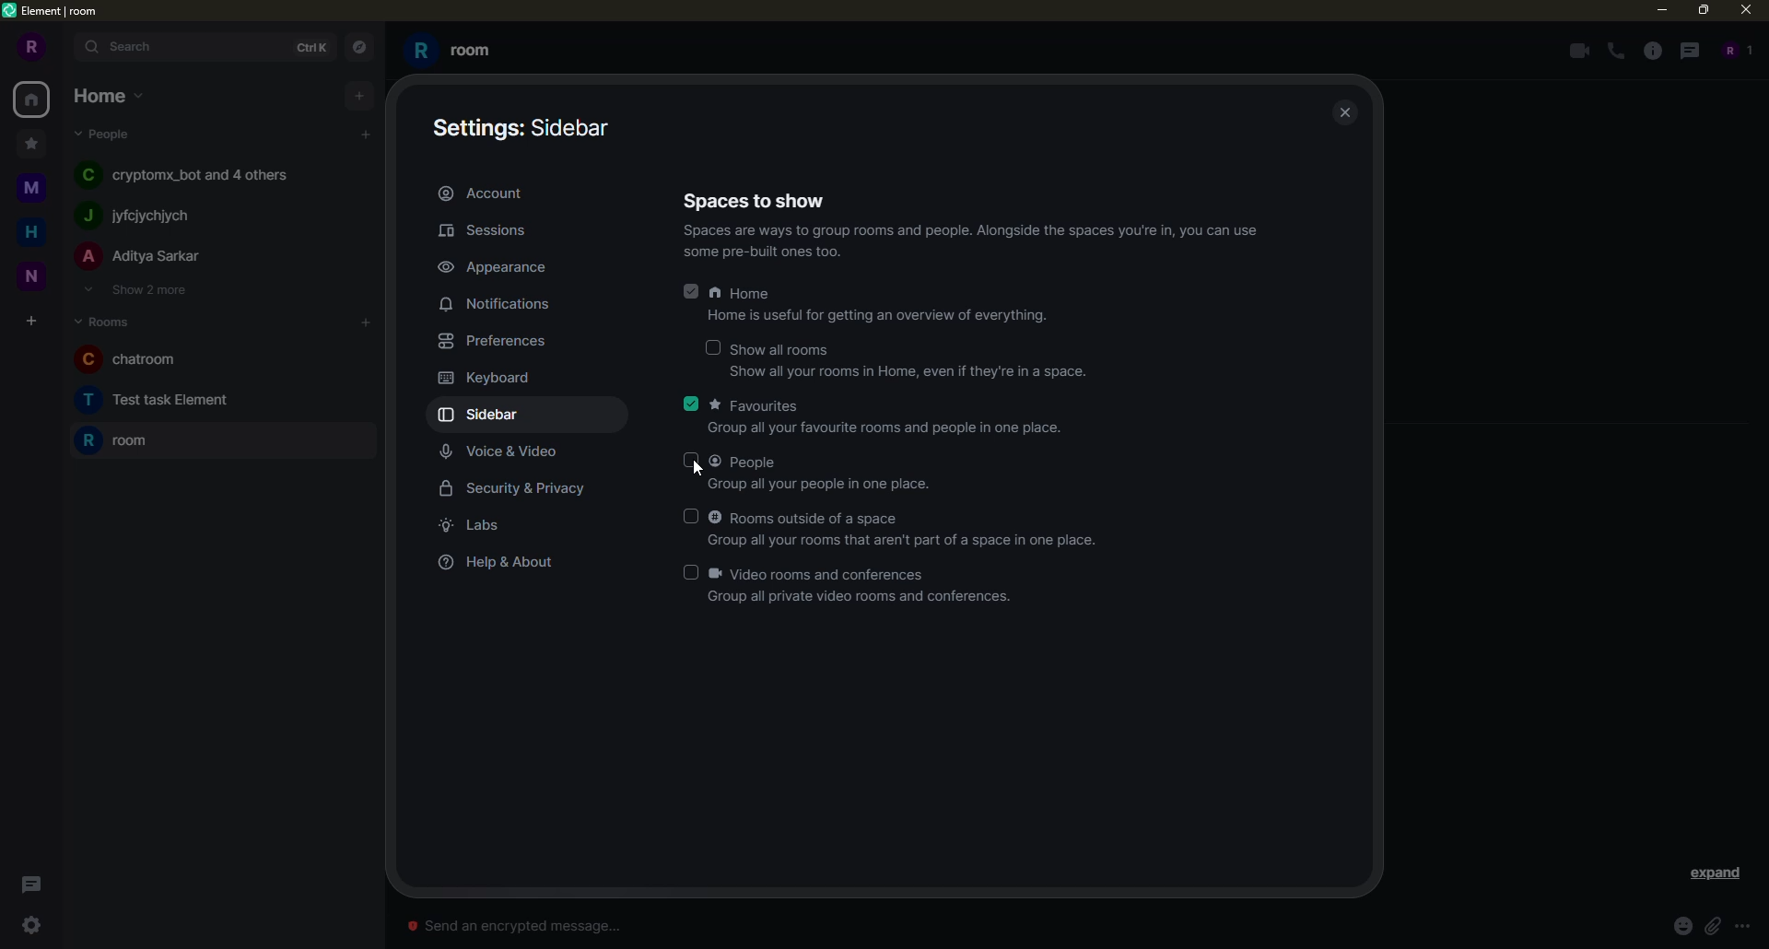 Image resolution: width=1769 pixels, height=949 pixels. Describe the element at coordinates (29, 142) in the screenshot. I see `m` at that location.